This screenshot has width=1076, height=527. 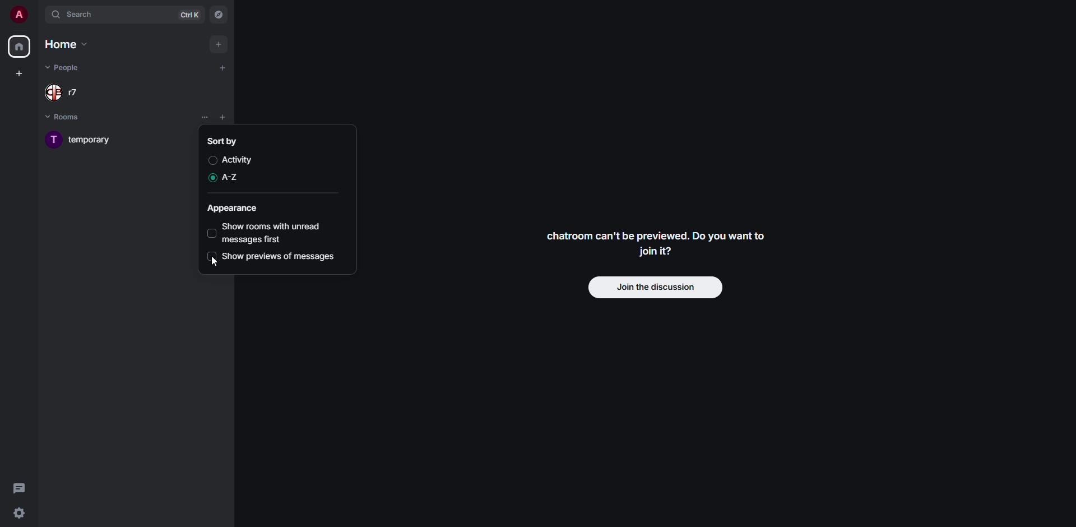 What do you see at coordinates (211, 256) in the screenshot?
I see `disabled` at bounding box center [211, 256].